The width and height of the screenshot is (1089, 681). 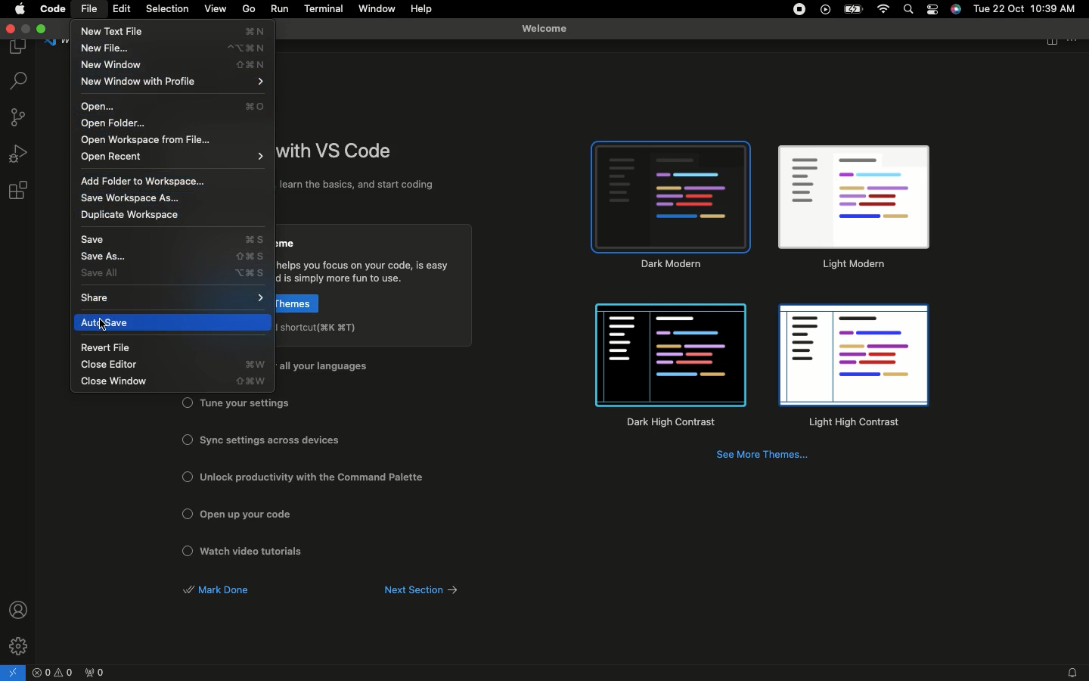 What do you see at coordinates (26, 30) in the screenshot?
I see `minimize` at bounding box center [26, 30].